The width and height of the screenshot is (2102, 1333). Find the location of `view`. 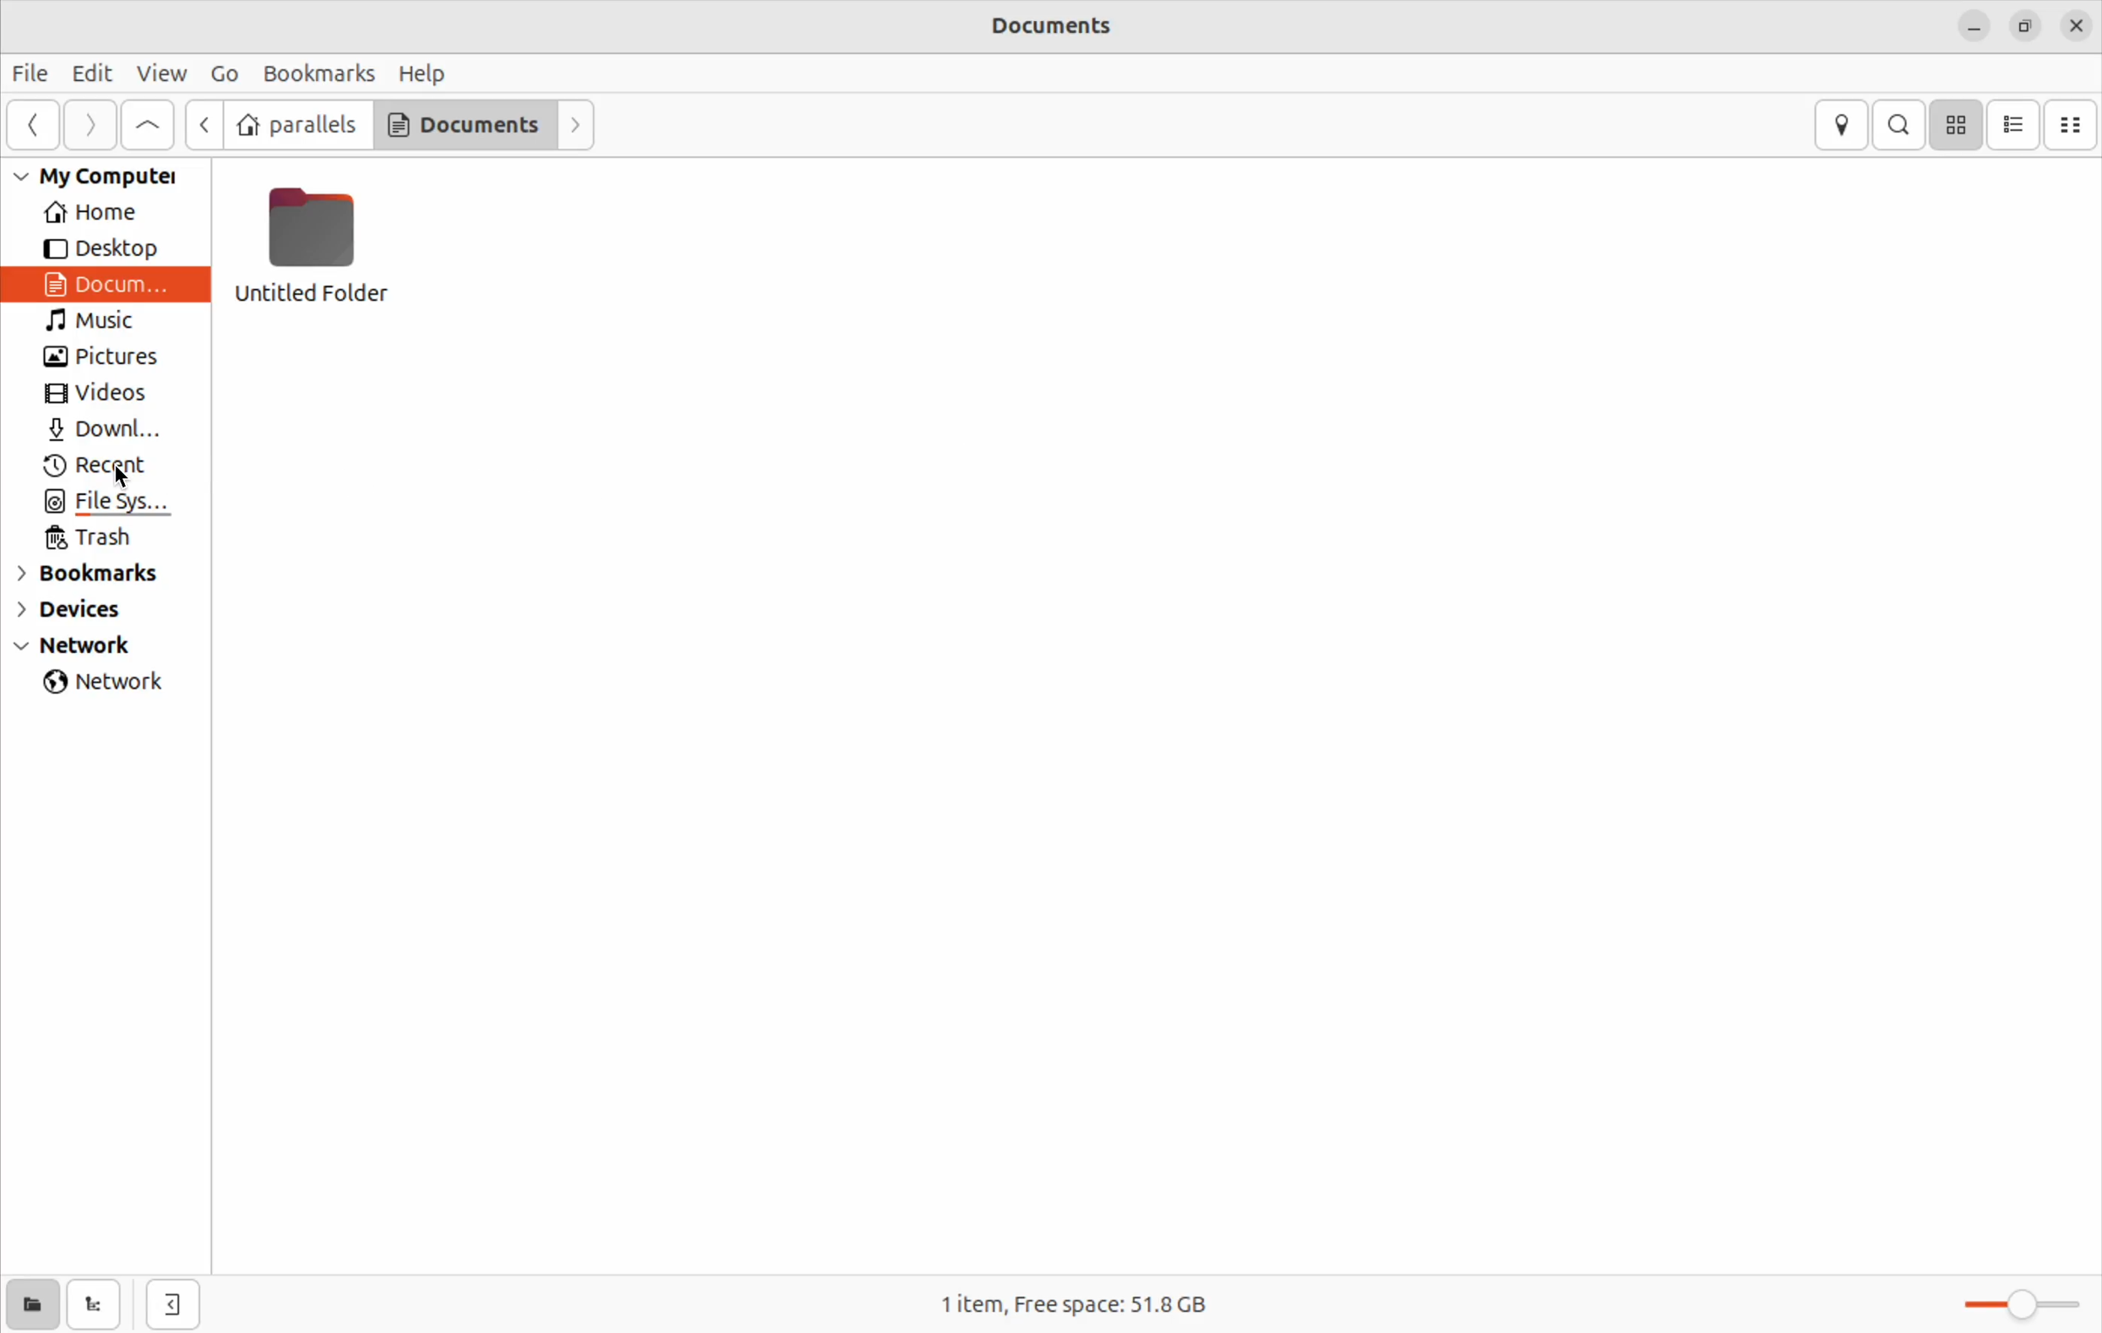

view is located at coordinates (160, 72).